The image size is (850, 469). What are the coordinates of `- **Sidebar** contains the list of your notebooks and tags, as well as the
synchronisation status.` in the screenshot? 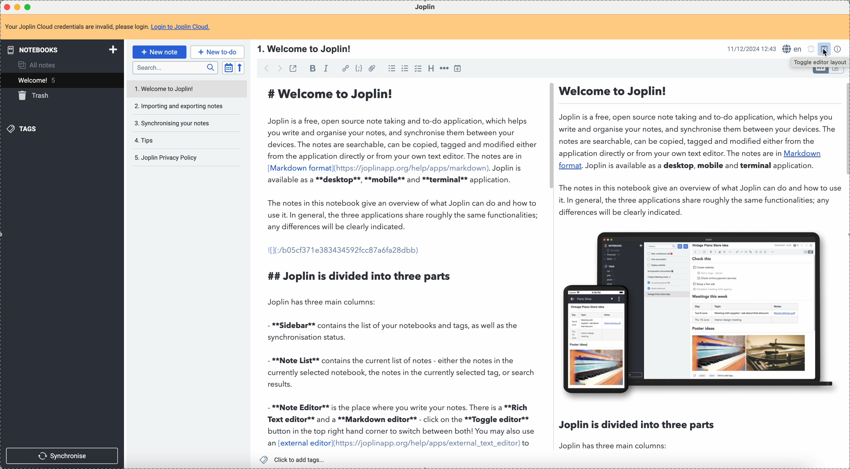 It's located at (394, 331).